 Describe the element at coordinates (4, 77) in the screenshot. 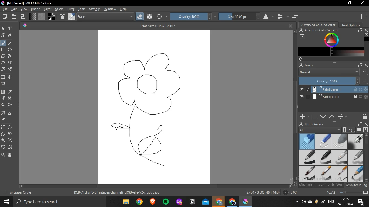

I see `transform layer` at that location.